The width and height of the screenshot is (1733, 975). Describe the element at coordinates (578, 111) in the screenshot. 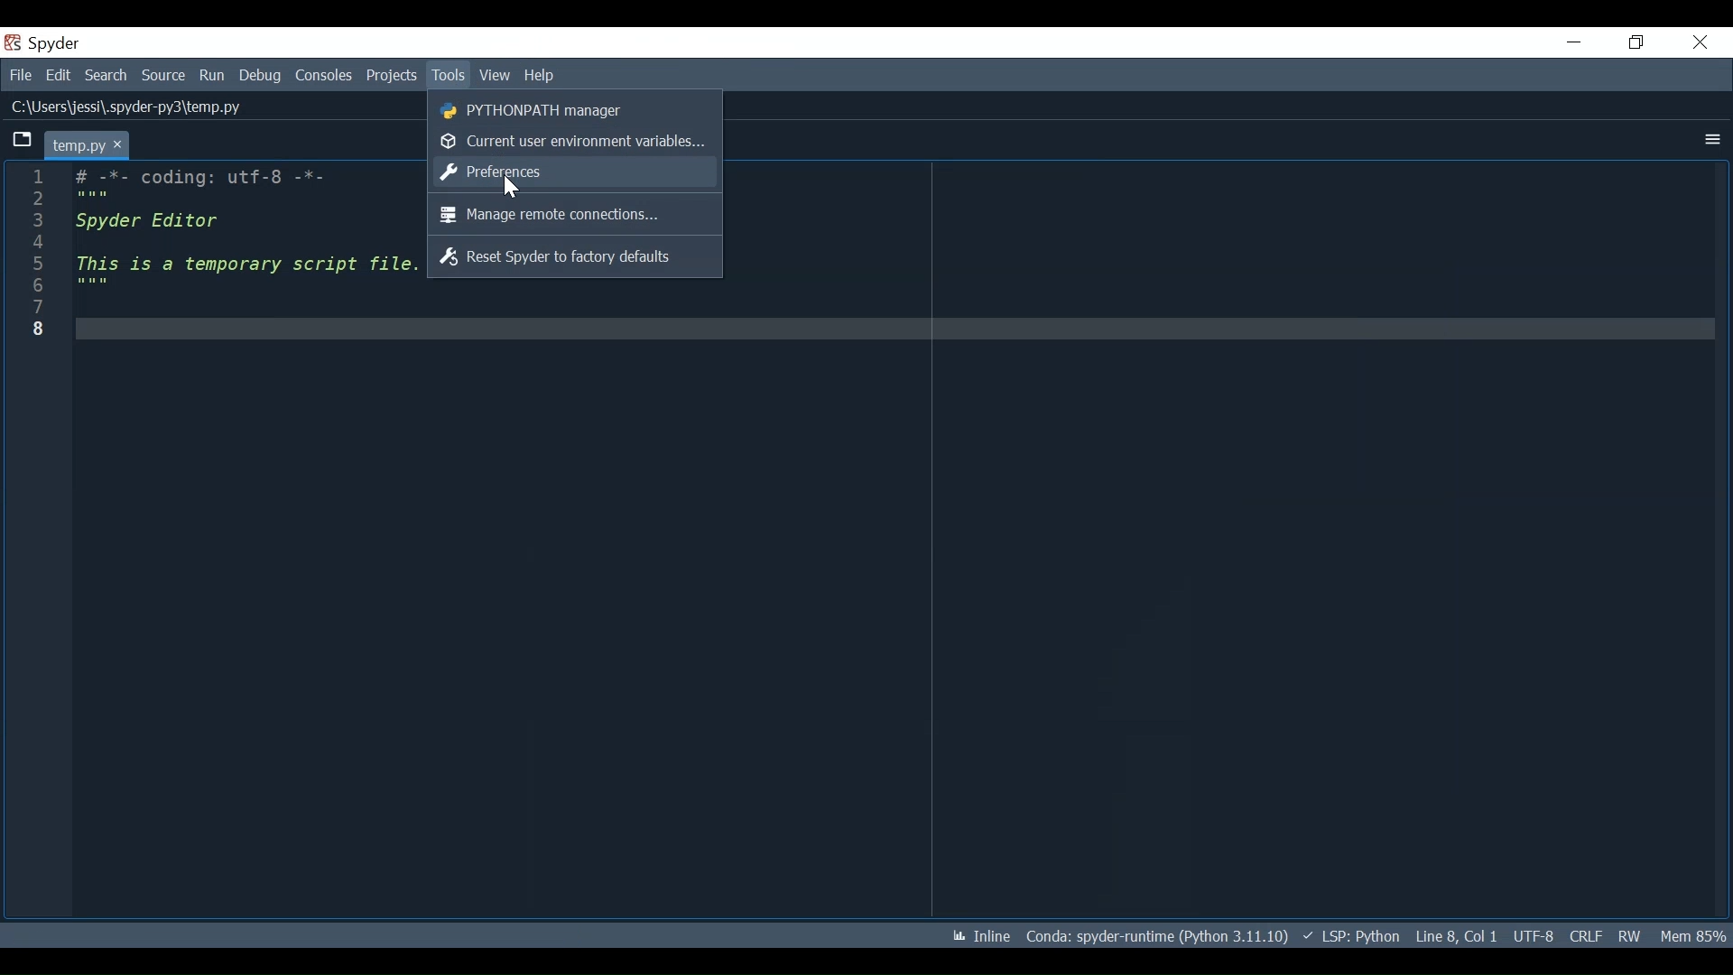

I see `PYTHONPATH Manager` at that location.